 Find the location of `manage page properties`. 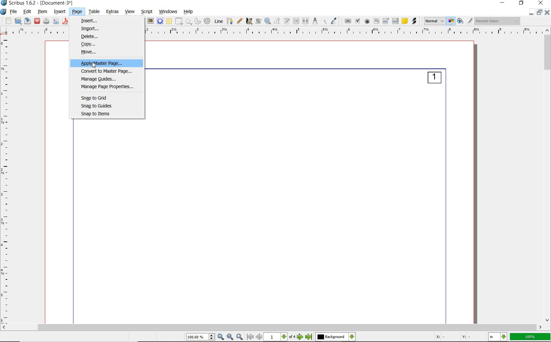

manage page properties is located at coordinates (107, 87).